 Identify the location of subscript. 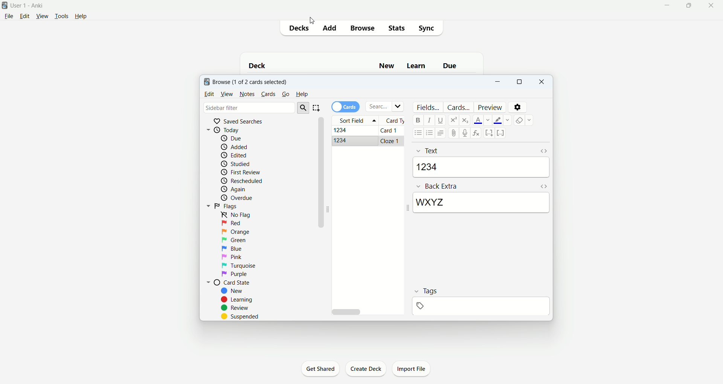
(465, 120).